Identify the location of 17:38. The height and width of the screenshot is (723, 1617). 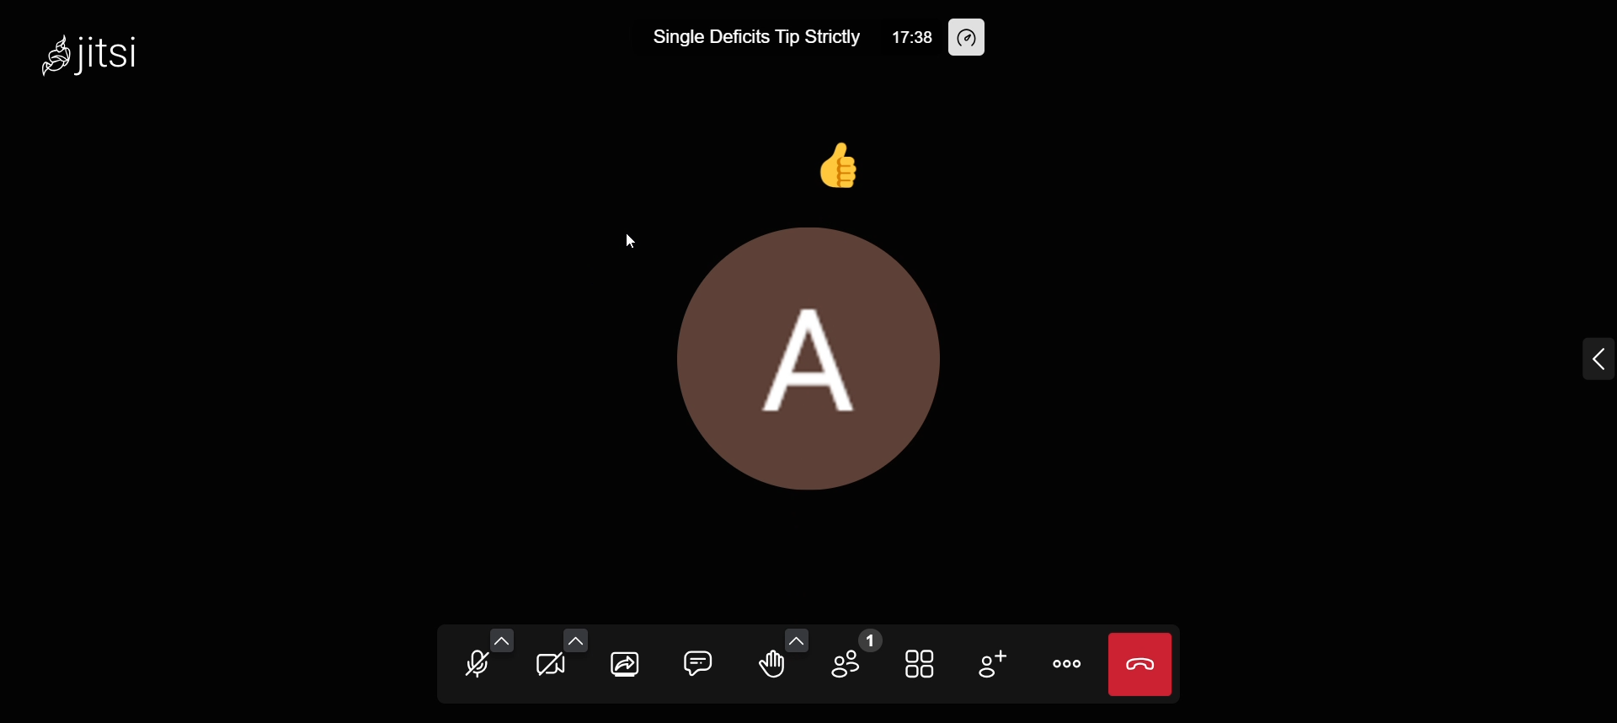
(910, 38).